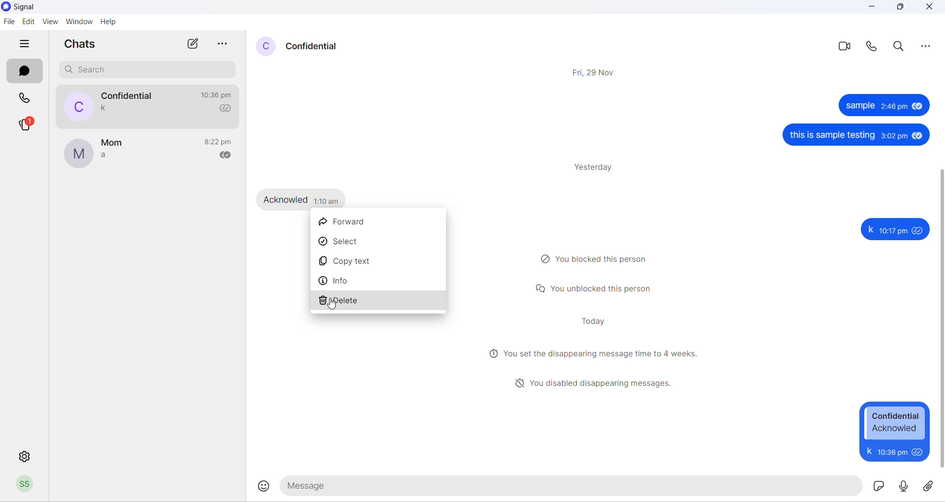 This screenshot has width=945, height=502. What do you see at coordinates (831, 136) in the screenshot?
I see `~ this is sample testing` at bounding box center [831, 136].